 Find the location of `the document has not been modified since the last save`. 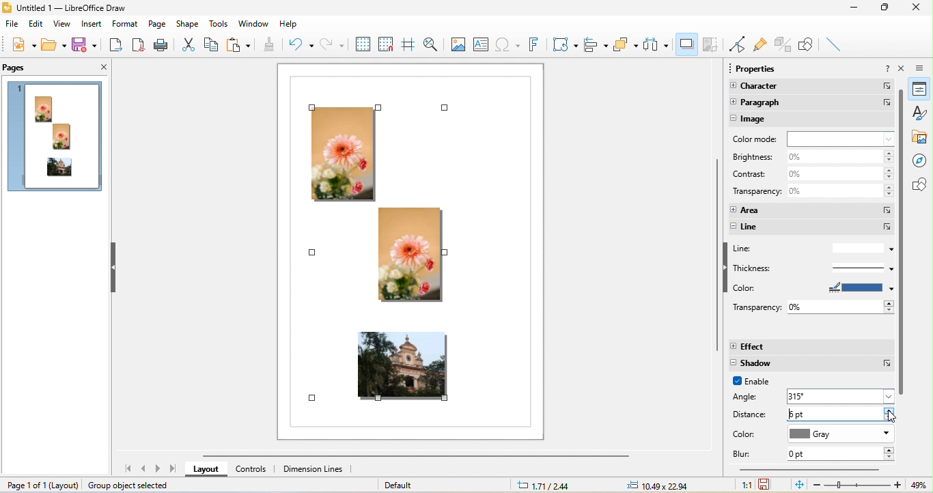

the document has not been modified since the last save is located at coordinates (769, 484).